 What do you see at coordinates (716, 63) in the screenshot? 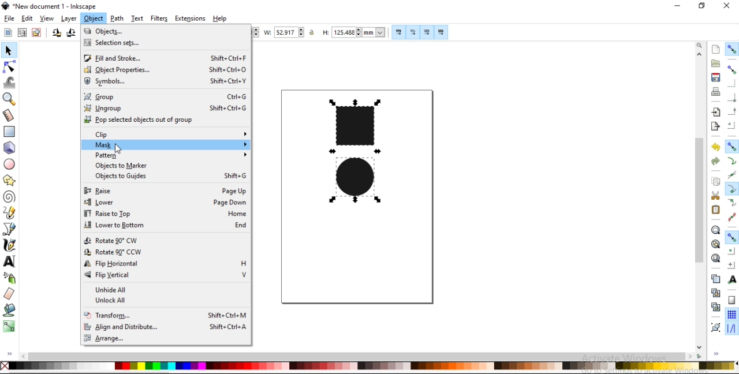
I see `open a existing document` at bounding box center [716, 63].